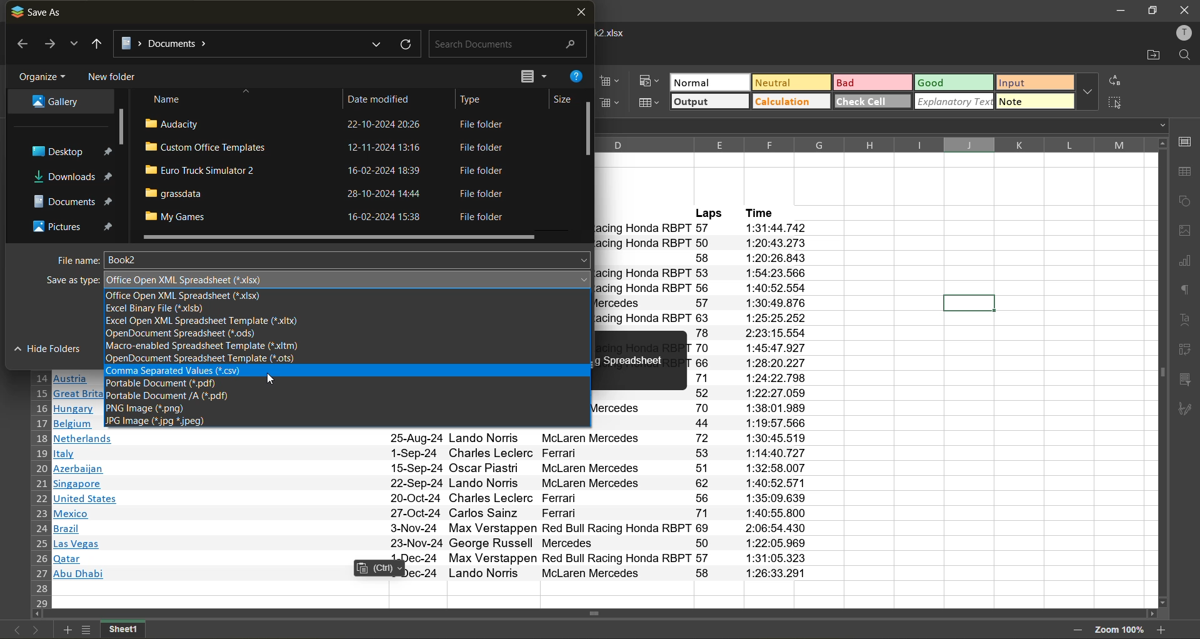 The width and height of the screenshot is (1200, 639). What do you see at coordinates (1164, 602) in the screenshot?
I see `move down` at bounding box center [1164, 602].